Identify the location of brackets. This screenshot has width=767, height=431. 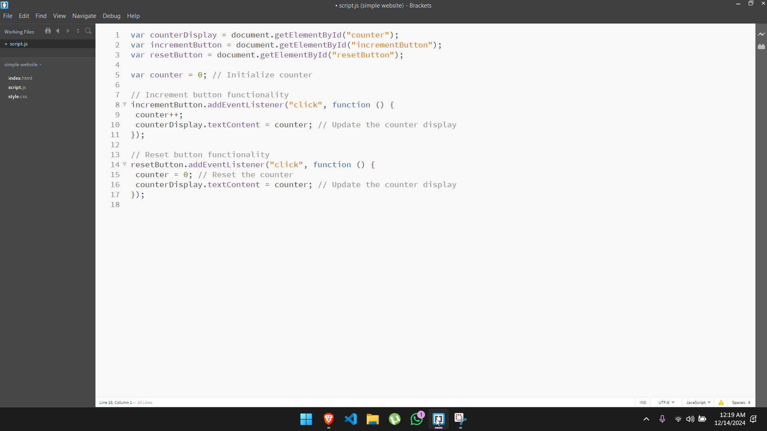
(6, 5).